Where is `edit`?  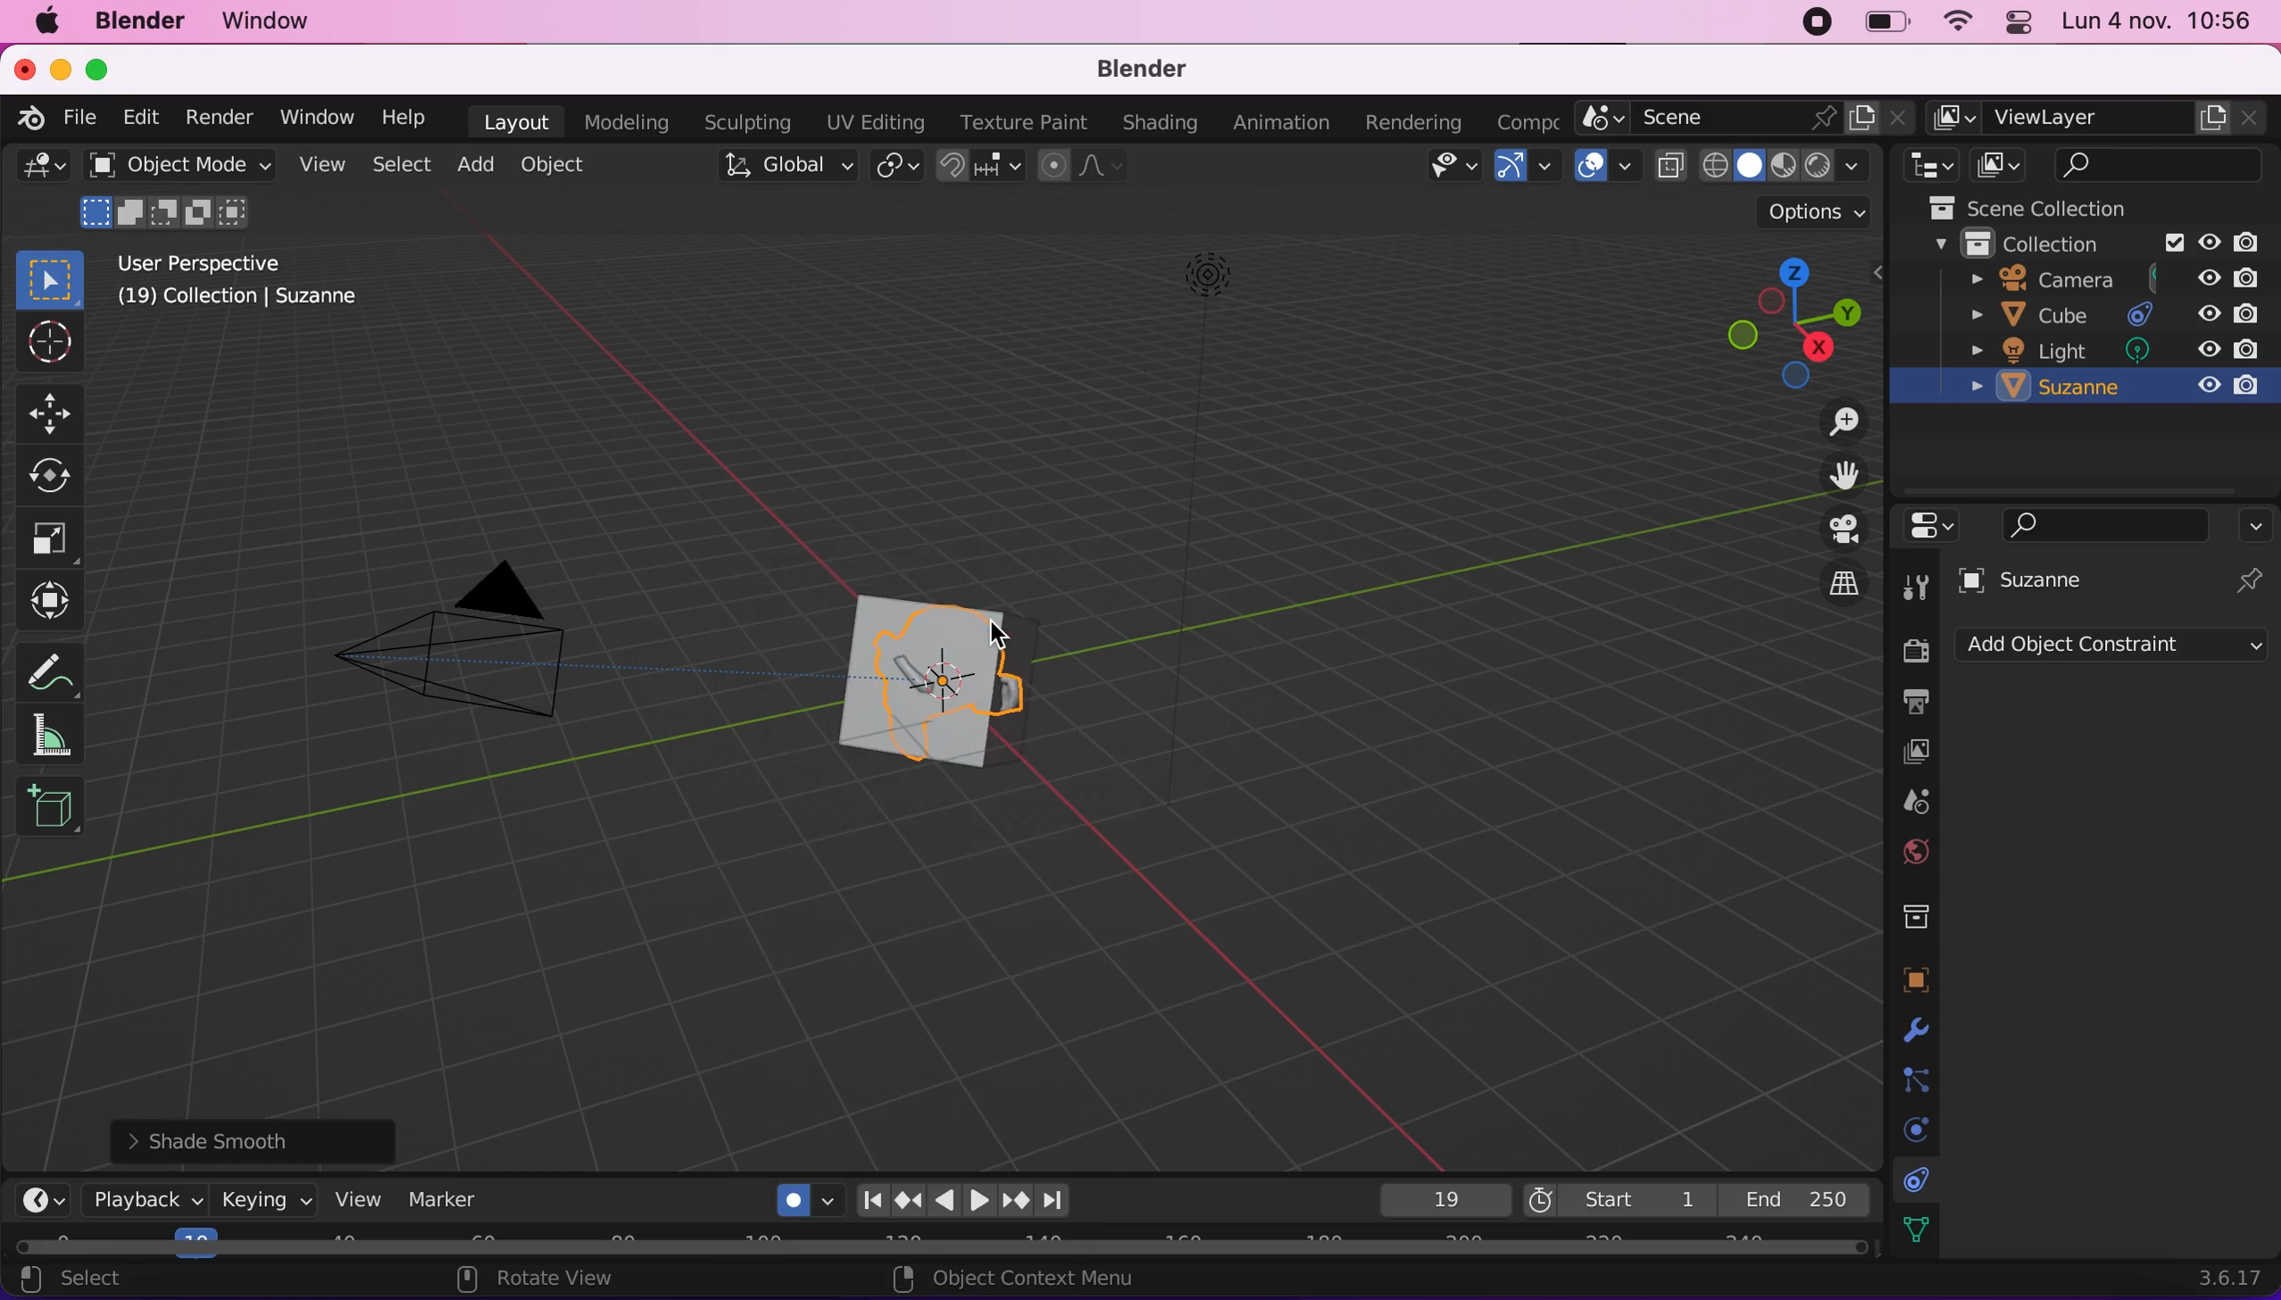 edit is located at coordinates (141, 117).